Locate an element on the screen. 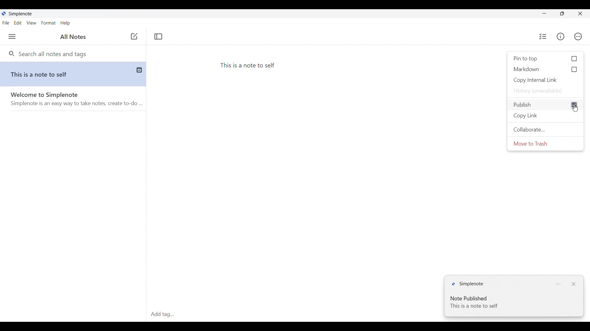  Menu is located at coordinates (12, 36).